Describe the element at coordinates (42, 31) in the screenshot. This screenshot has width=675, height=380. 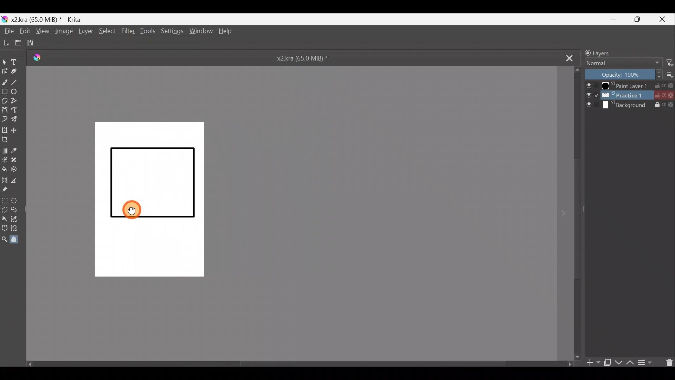
I see `View` at that location.